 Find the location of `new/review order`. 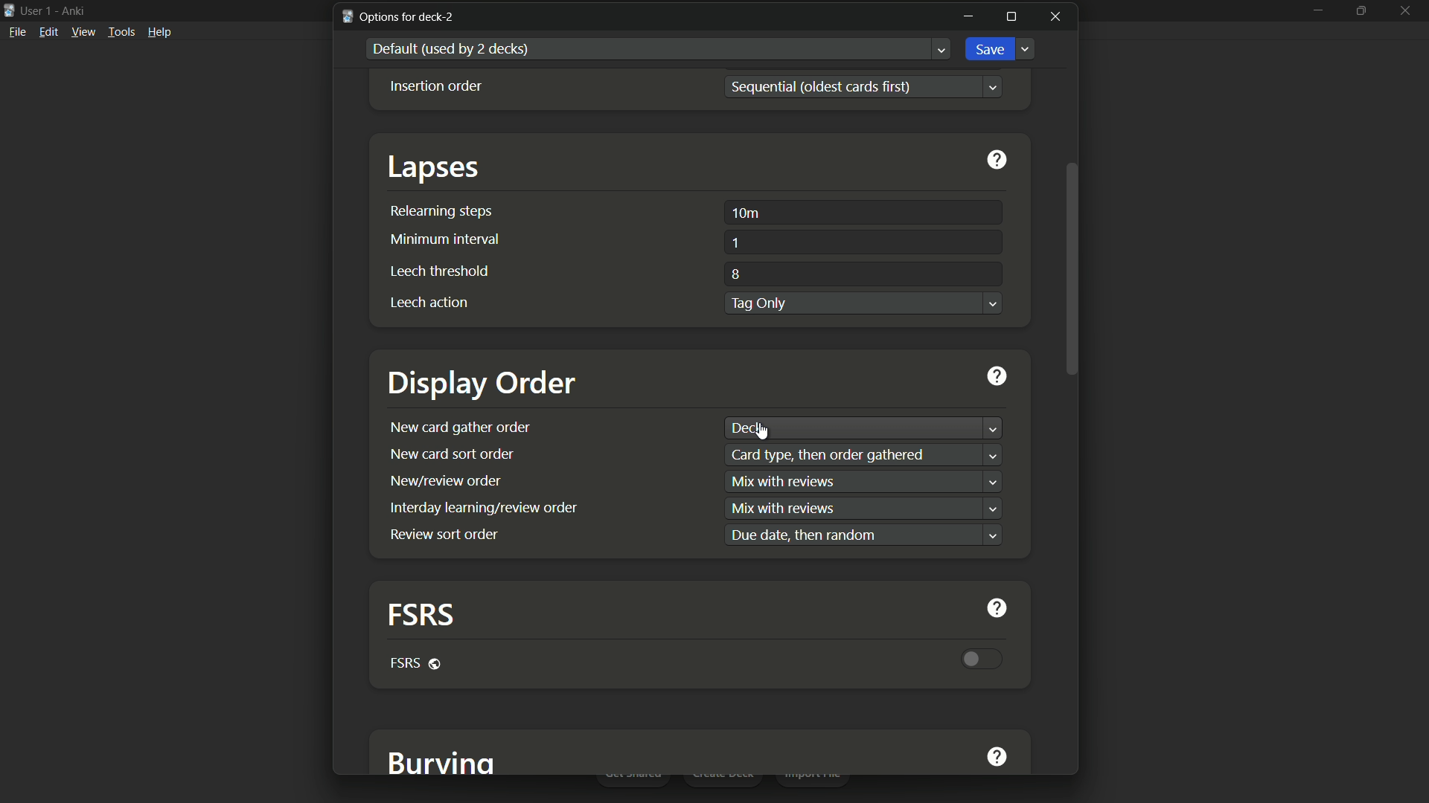

new/review order is located at coordinates (445, 480).